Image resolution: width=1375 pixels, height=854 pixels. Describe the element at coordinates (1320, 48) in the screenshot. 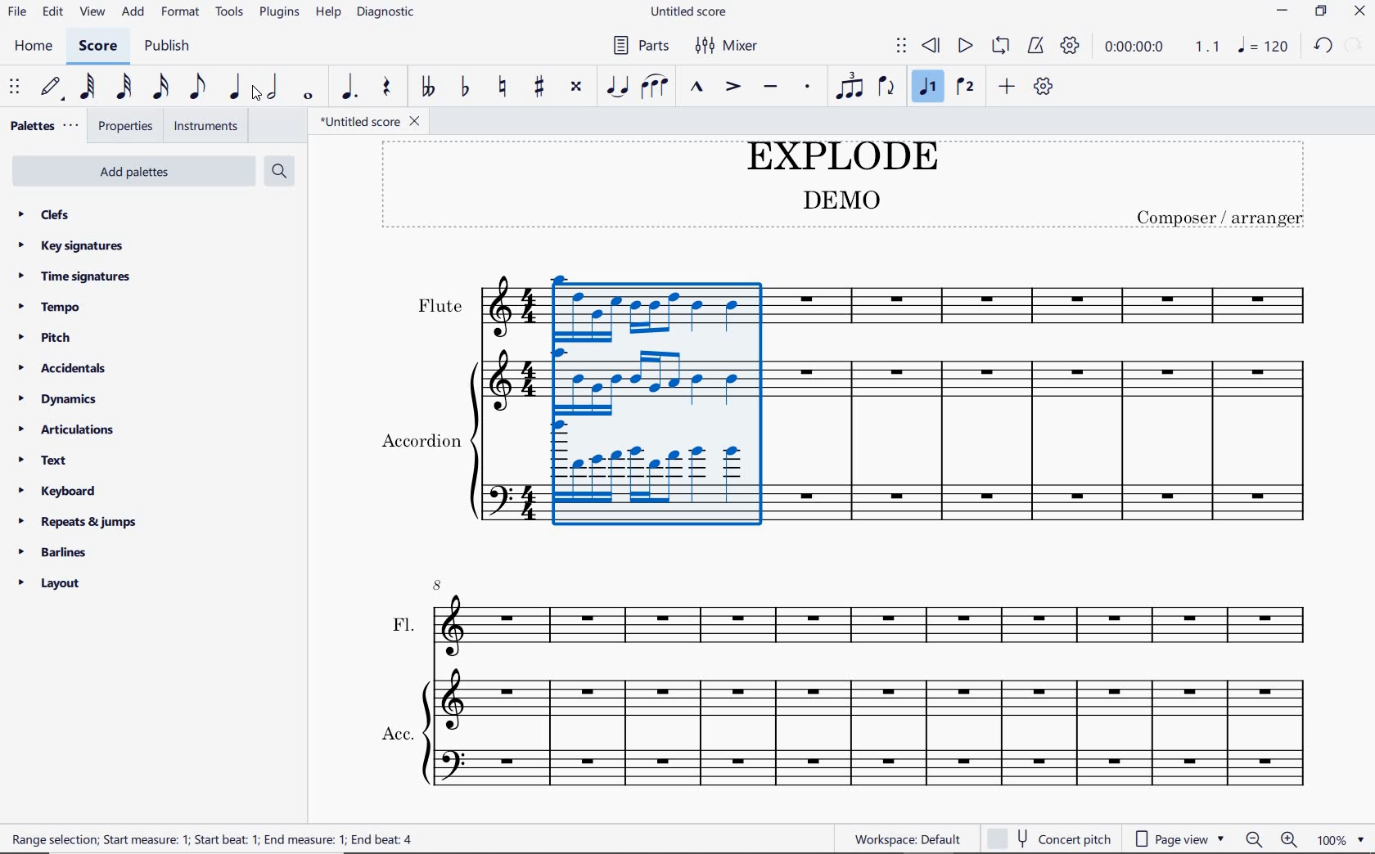

I see `redo` at that location.